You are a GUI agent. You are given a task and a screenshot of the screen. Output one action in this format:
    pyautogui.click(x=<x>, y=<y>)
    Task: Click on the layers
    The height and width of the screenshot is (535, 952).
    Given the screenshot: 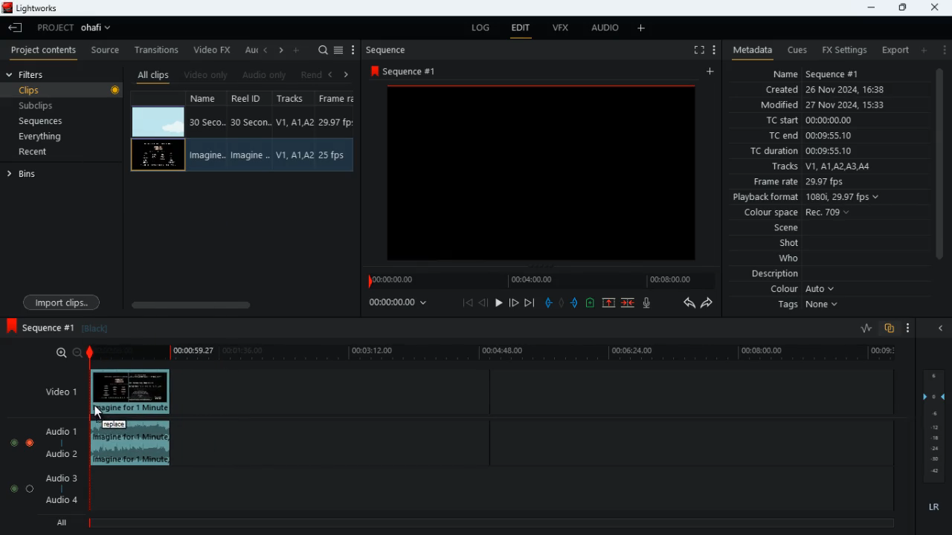 What is the action you would take?
    pyautogui.click(x=937, y=427)
    